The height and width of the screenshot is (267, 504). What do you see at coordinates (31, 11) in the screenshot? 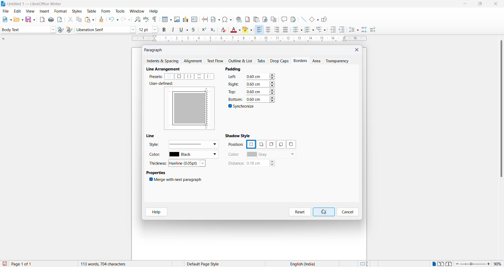
I see `view` at bounding box center [31, 11].